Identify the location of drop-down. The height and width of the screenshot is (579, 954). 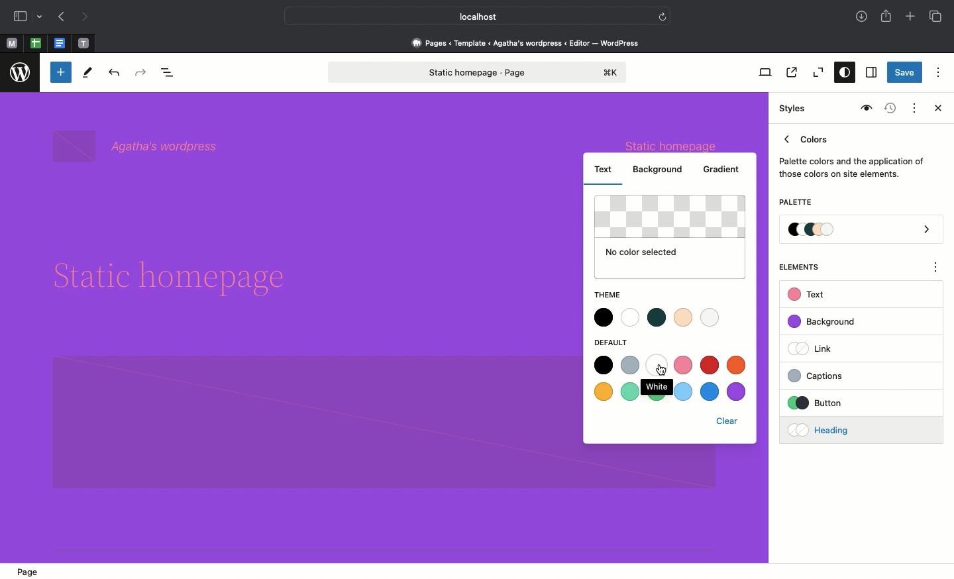
(42, 17).